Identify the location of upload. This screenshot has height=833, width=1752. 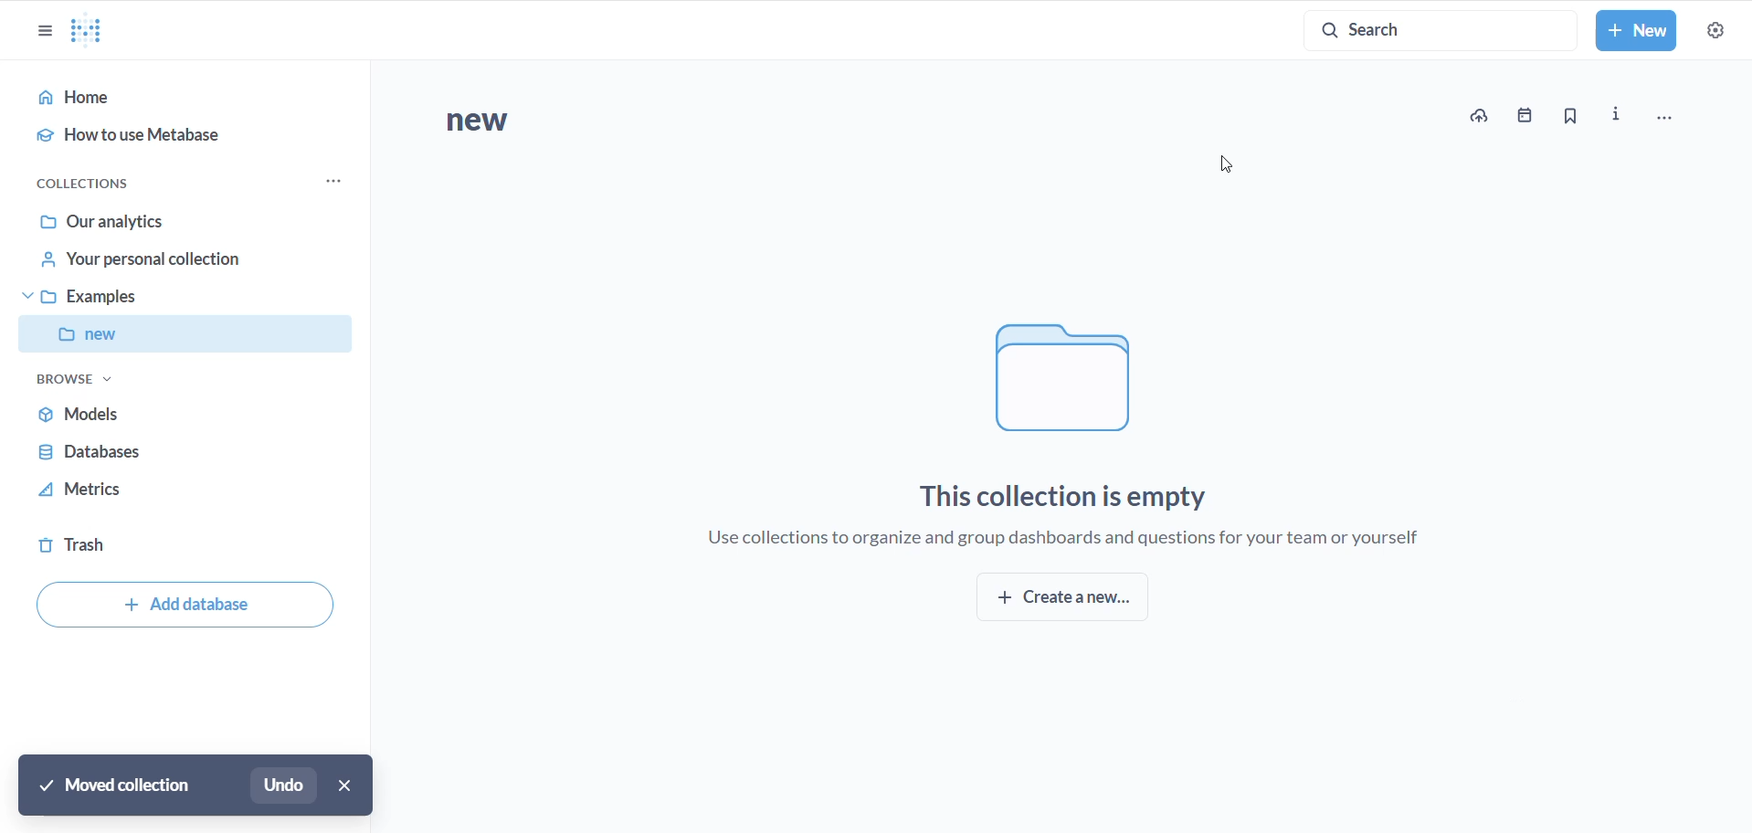
(1483, 114).